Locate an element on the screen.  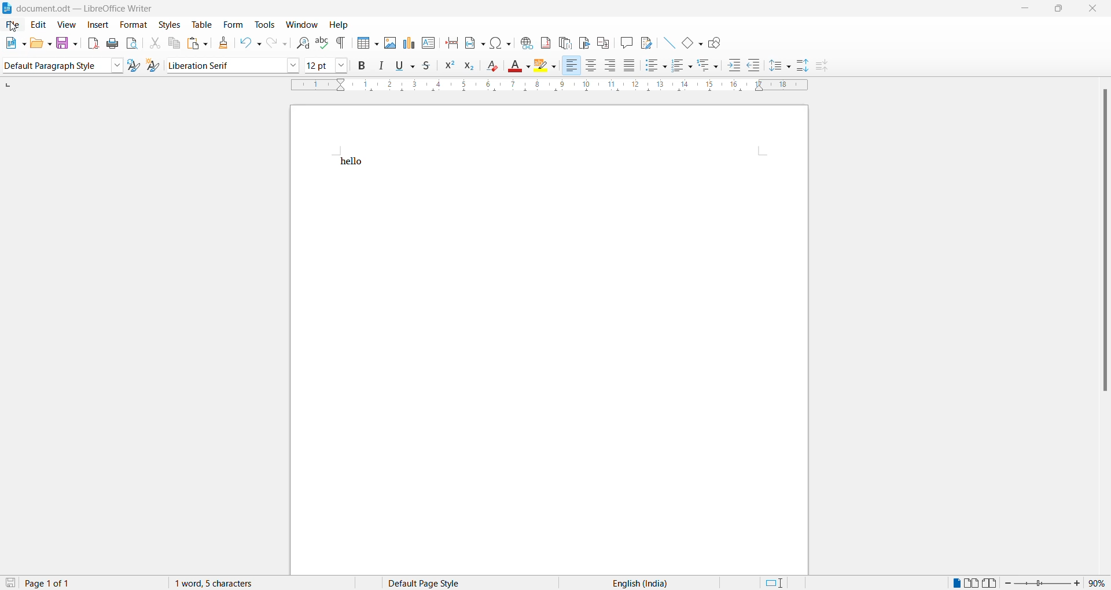
Insert text is located at coordinates (428, 43).